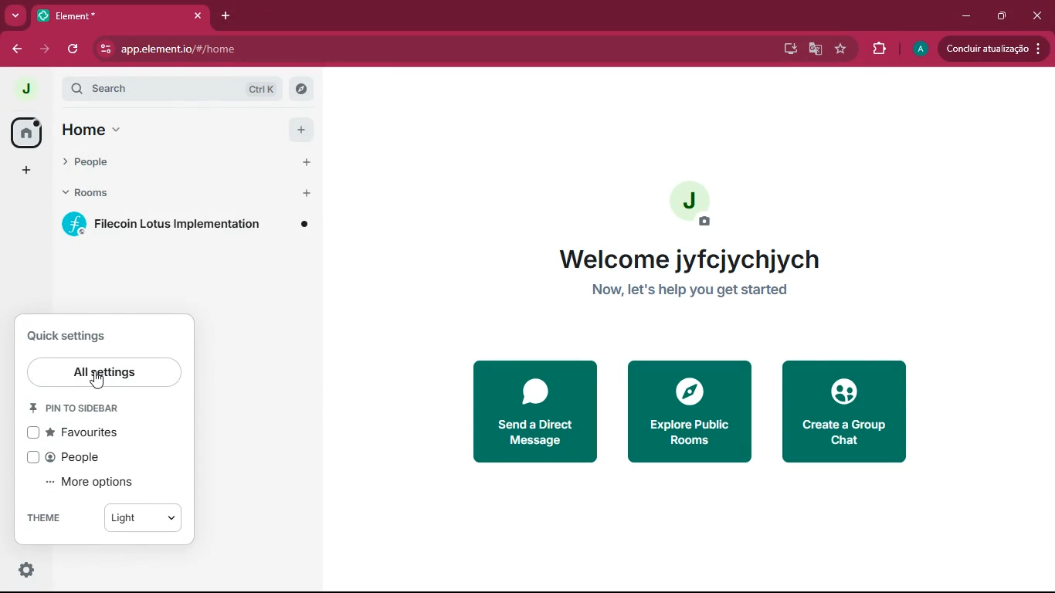  I want to click on conduir atualizacao, so click(992, 47).